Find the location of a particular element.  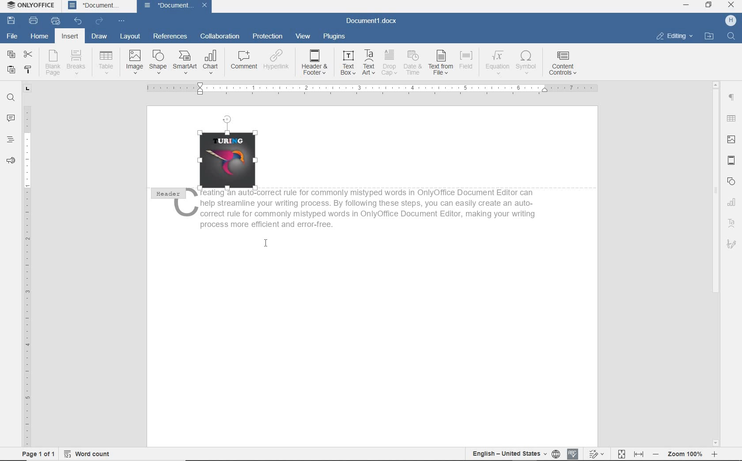

LAYOUT is located at coordinates (130, 36).